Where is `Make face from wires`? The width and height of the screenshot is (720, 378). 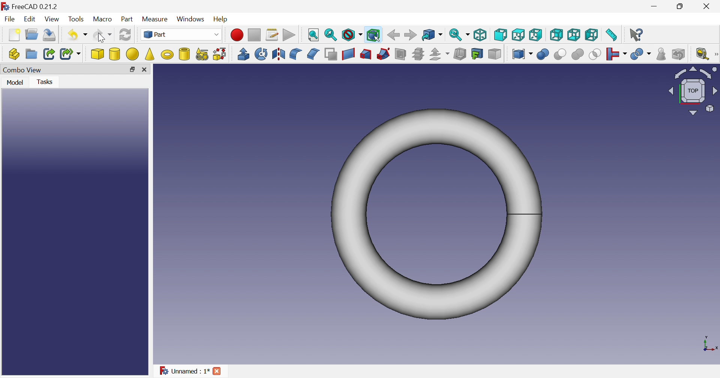
Make face from wires is located at coordinates (331, 55).